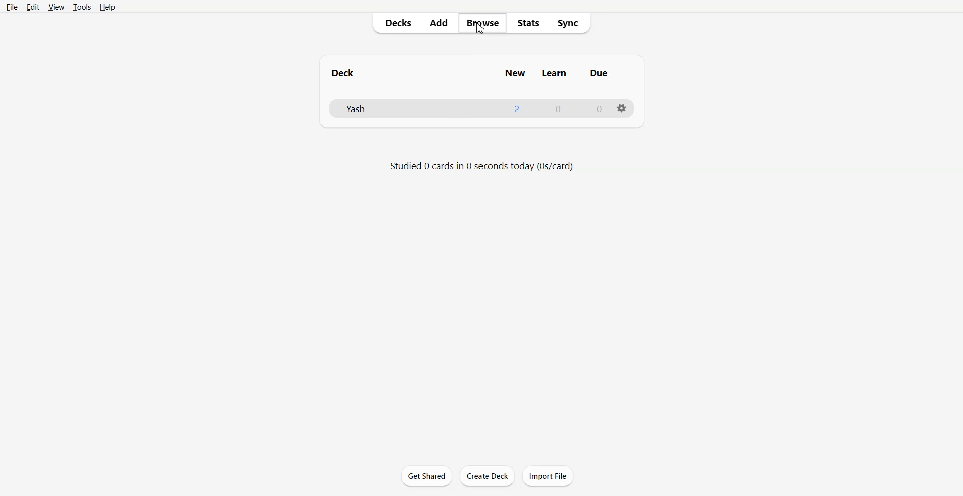  I want to click on 0, so click(558, 111).